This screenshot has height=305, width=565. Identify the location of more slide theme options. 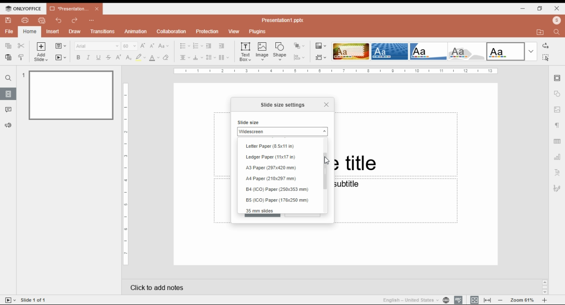
(531, 52).